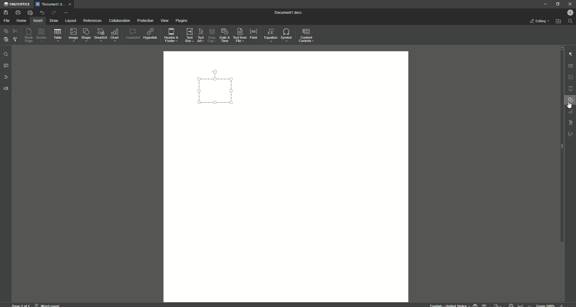 The image size is (576, 307). Describe the element at coordinates (253, 33) in the screenshot. I see `Field` at that location.